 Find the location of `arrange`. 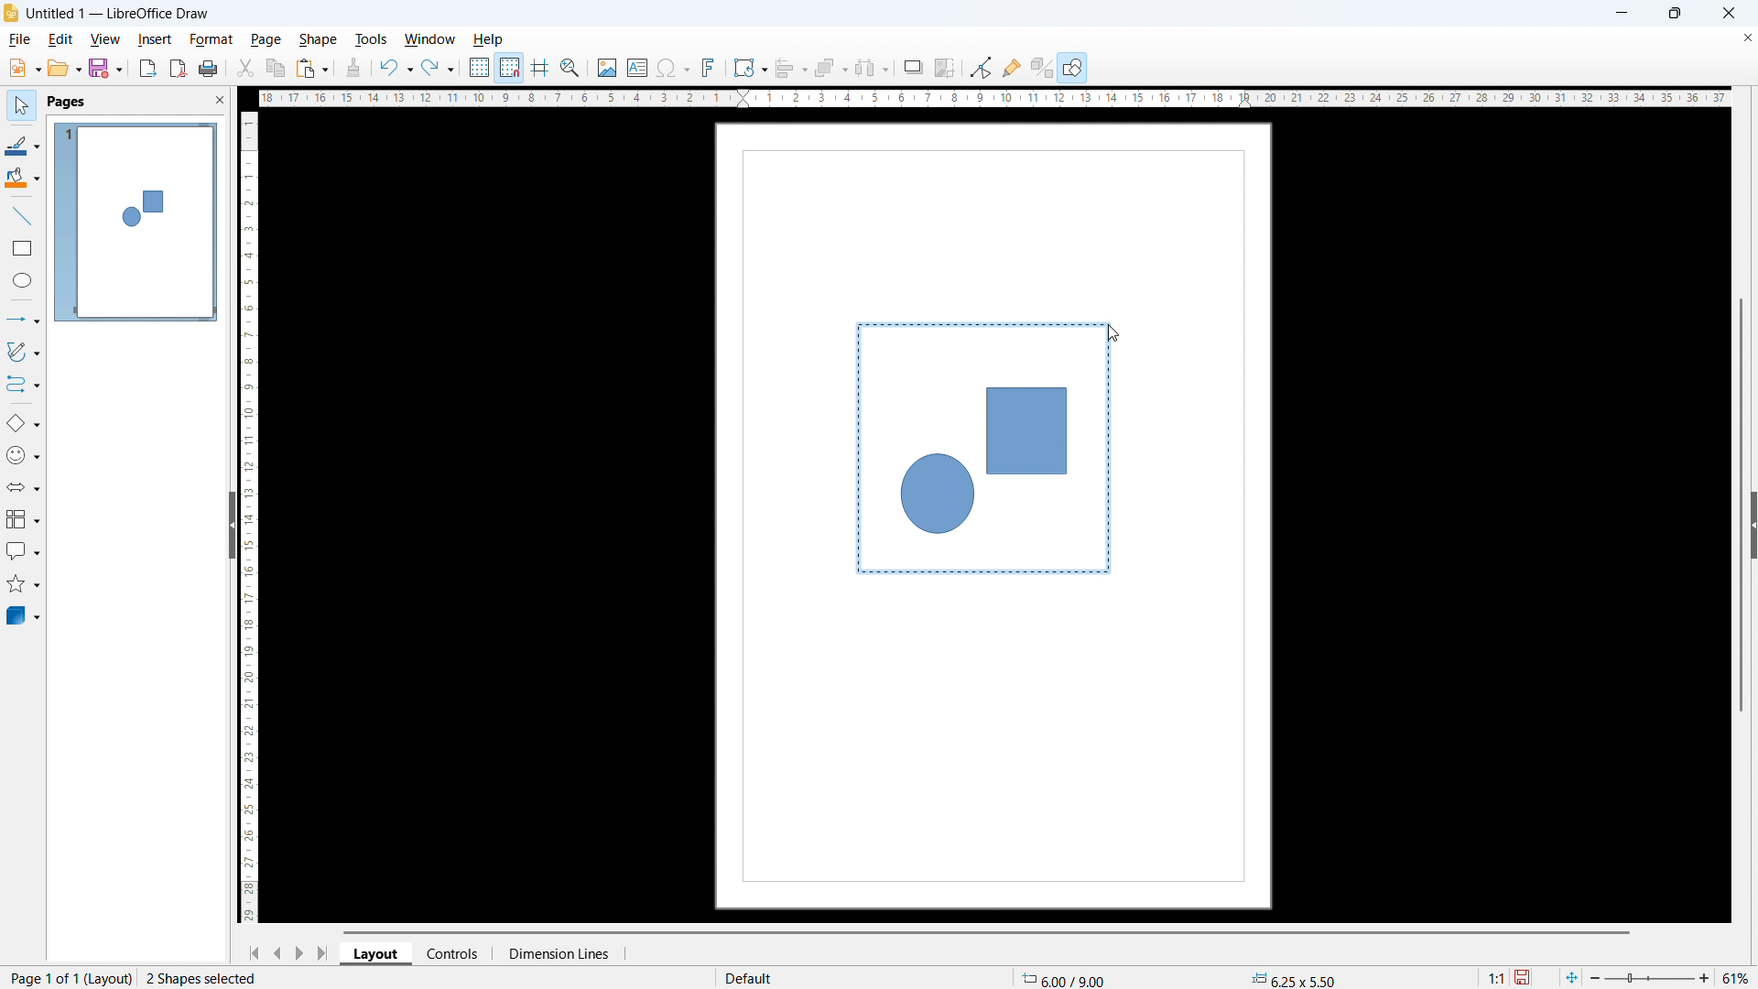

arrange is located at coordinates (830, 69).